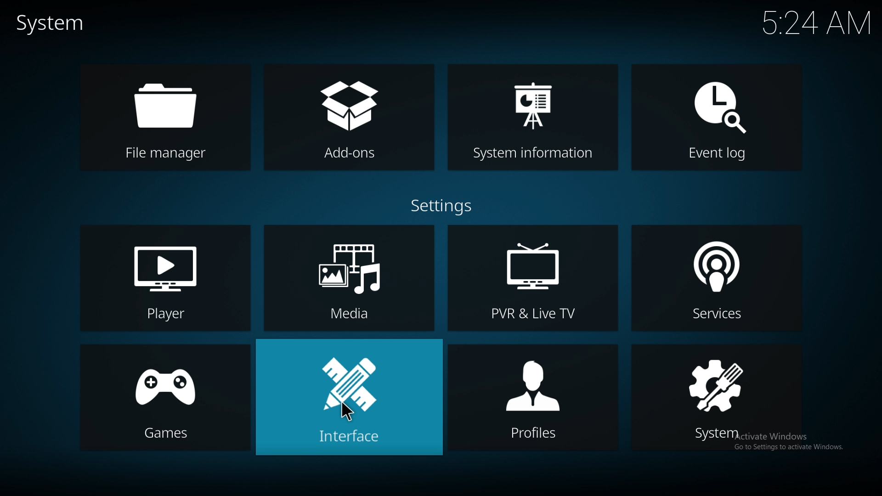  What do you see at coordinates (345, 411) in the screenshot?
I see `cursor` at bounding box center [345, 411].